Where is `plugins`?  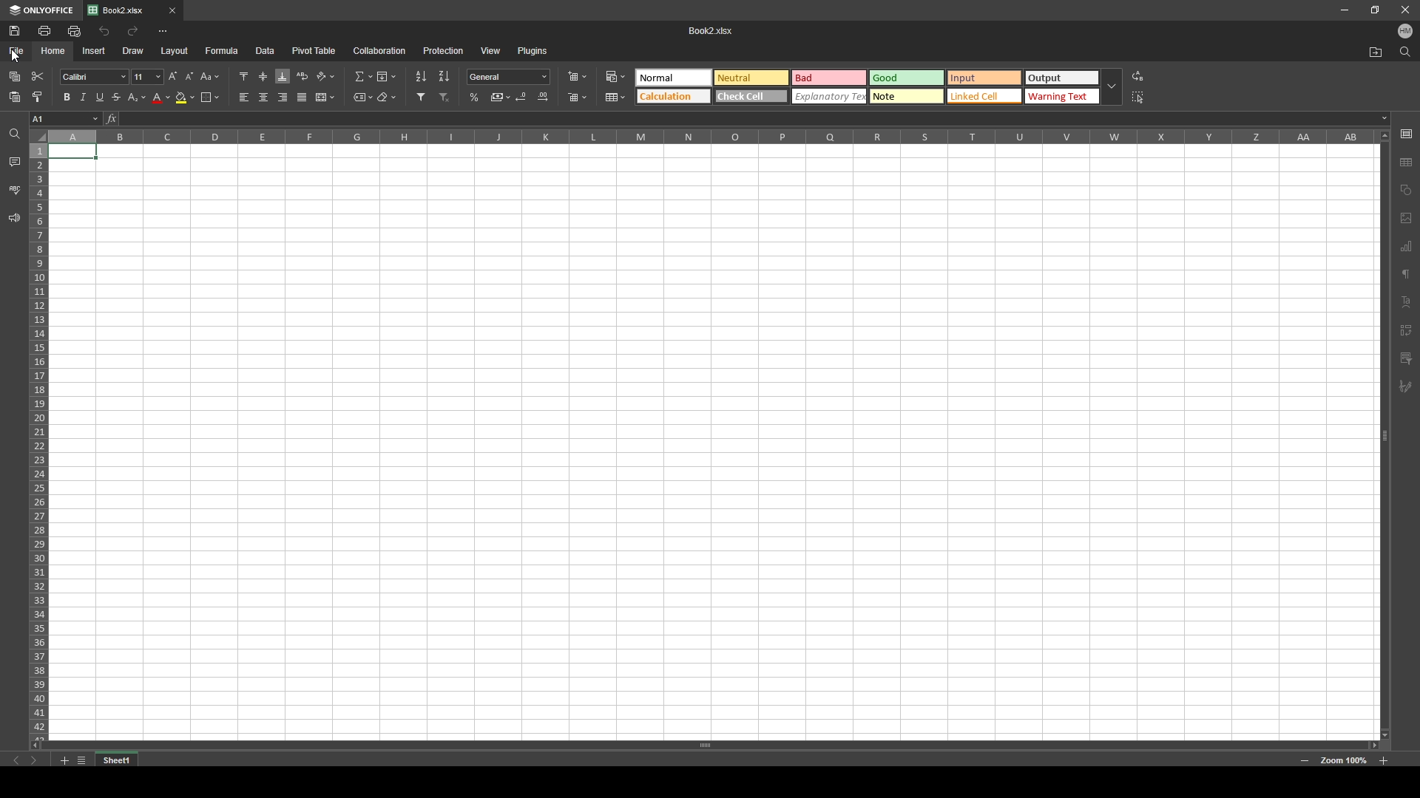 plugins is located at coordinates (532, 51).